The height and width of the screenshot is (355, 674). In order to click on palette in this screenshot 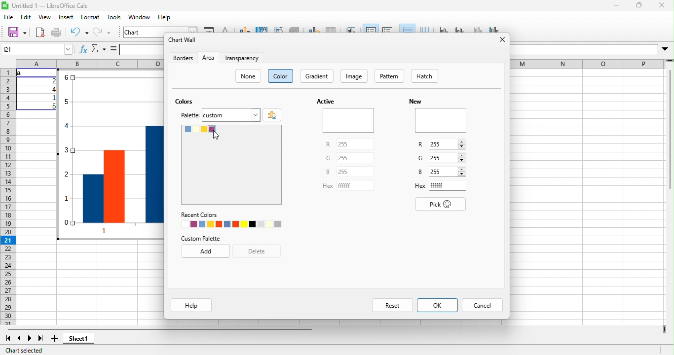, I will do `click(190, 115)`.